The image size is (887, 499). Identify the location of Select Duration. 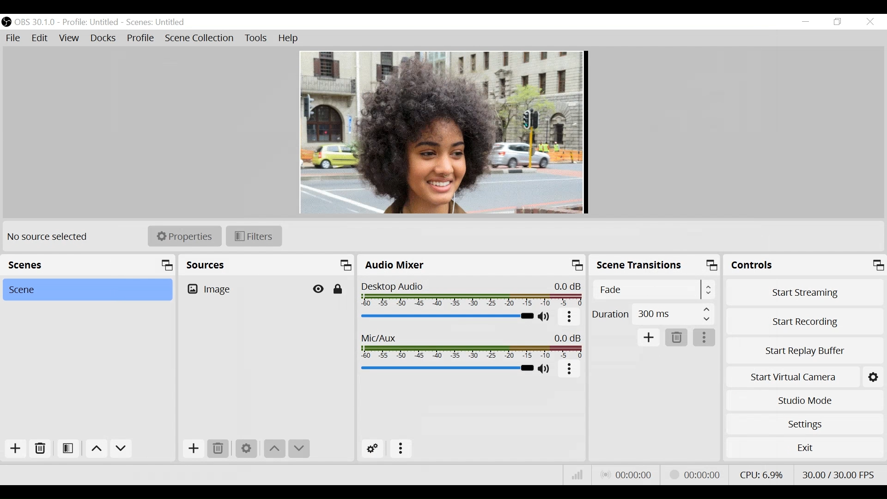
(652, 314).